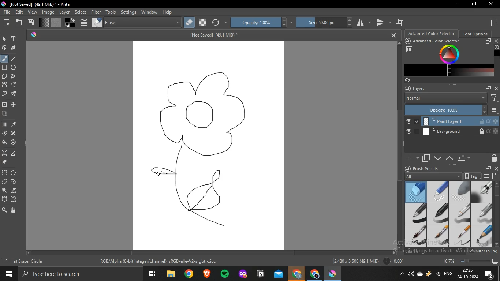 This screenshot has height=281, width=500. What do you see at coordinates (473, 5) in the screenshot?
I see `Restore` at bounding box center [473, 5].